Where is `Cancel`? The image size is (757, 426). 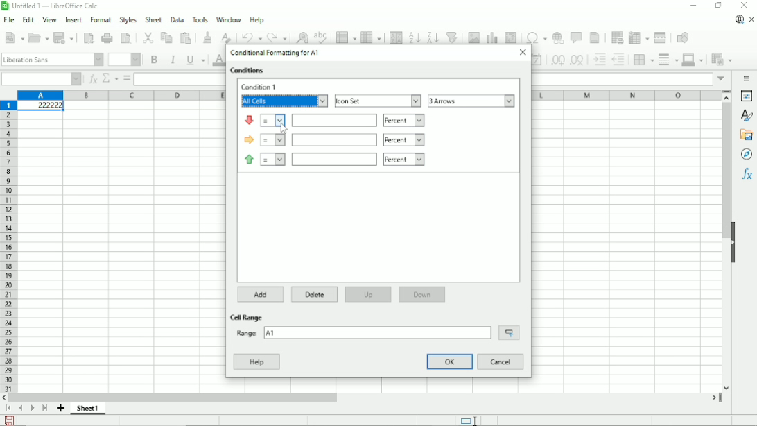 Cancel is located at coordinates (501, 362).